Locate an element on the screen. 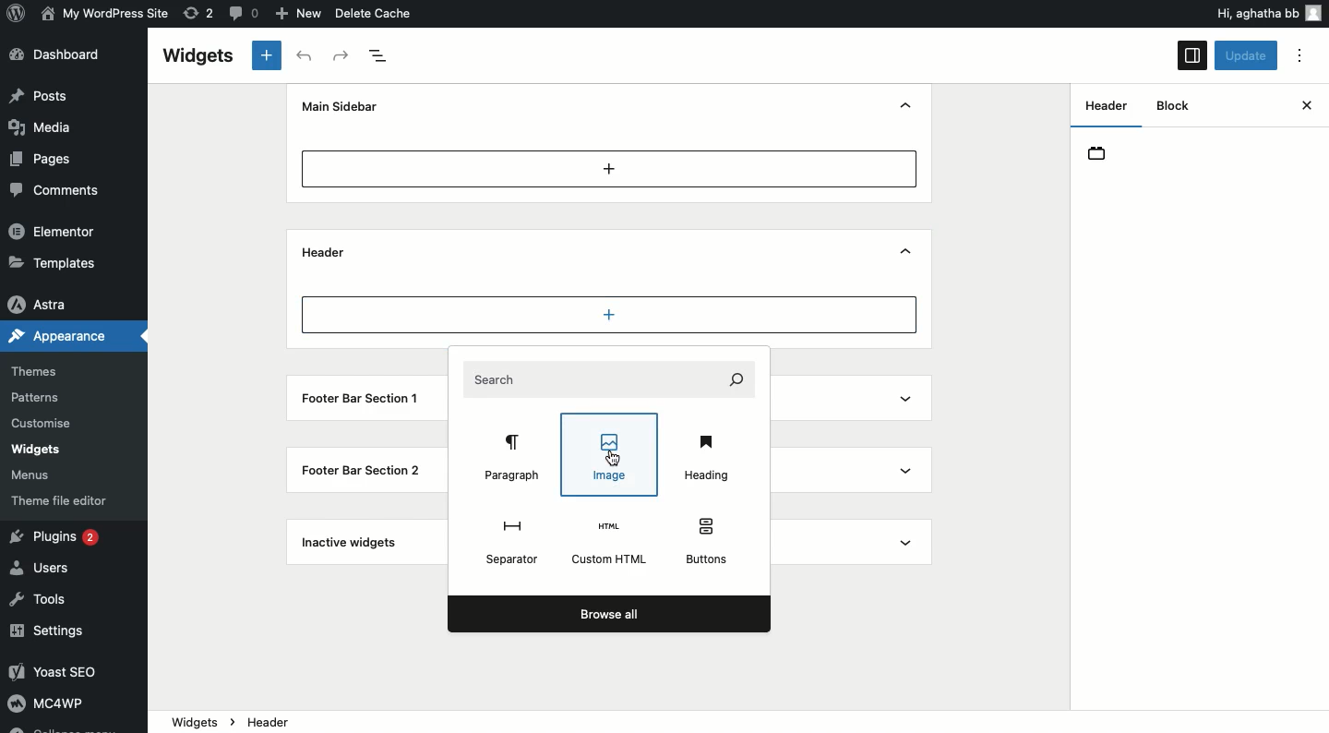  Theme file editor is located at coordinates (64, 500).